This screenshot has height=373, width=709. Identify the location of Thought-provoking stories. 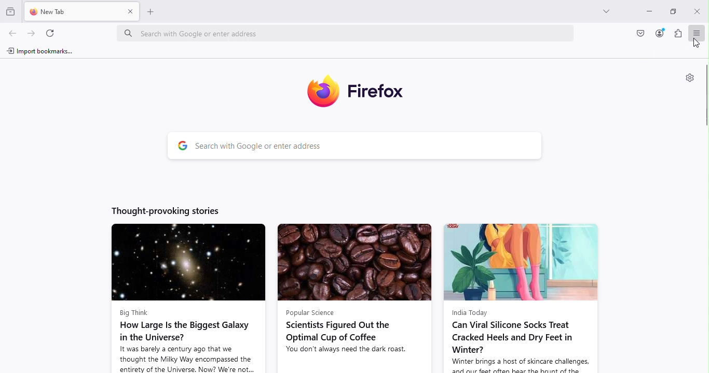
(168, 211).